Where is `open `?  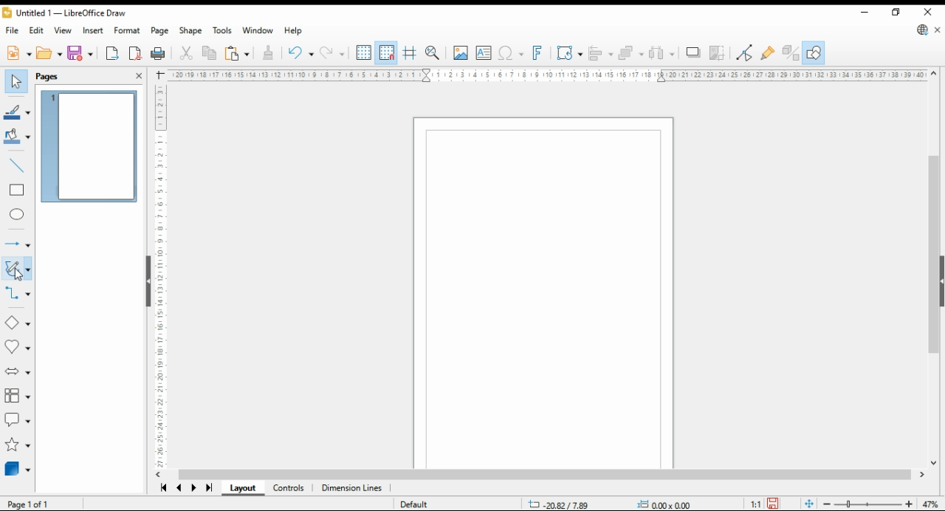 open  is located at coordinates (49, 54).